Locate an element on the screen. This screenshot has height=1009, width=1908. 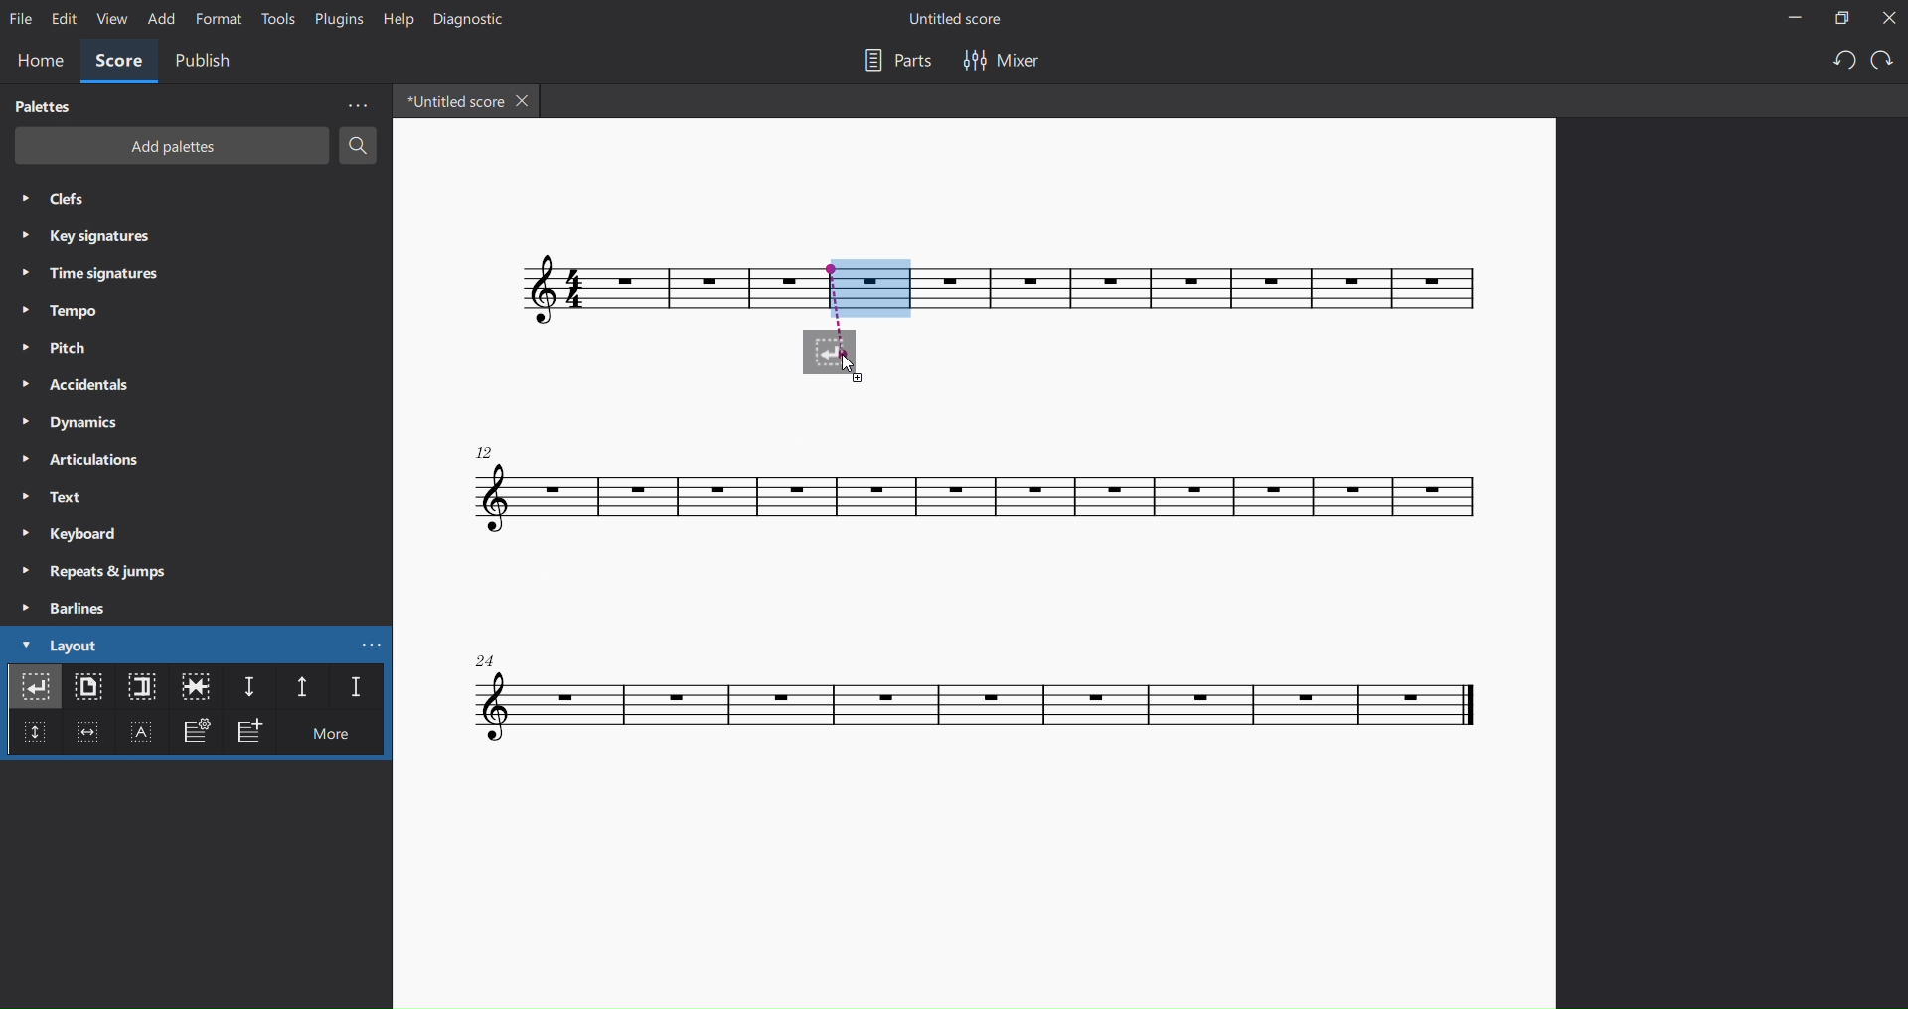
more layout options is located at coordinates (376, 644).